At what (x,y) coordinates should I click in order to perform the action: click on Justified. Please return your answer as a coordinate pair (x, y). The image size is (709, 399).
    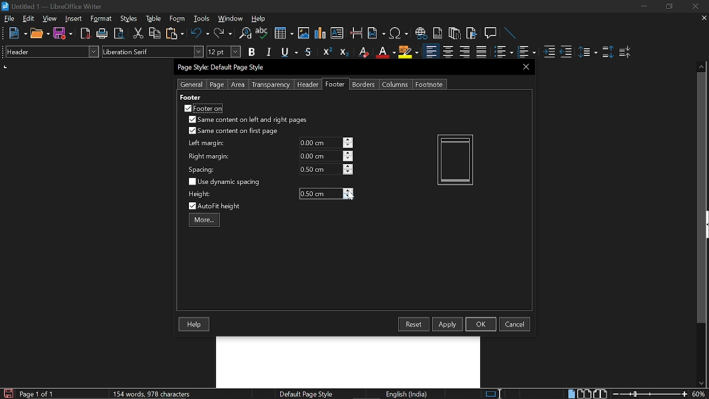
    Looking at the image, I should click on (482, 52).